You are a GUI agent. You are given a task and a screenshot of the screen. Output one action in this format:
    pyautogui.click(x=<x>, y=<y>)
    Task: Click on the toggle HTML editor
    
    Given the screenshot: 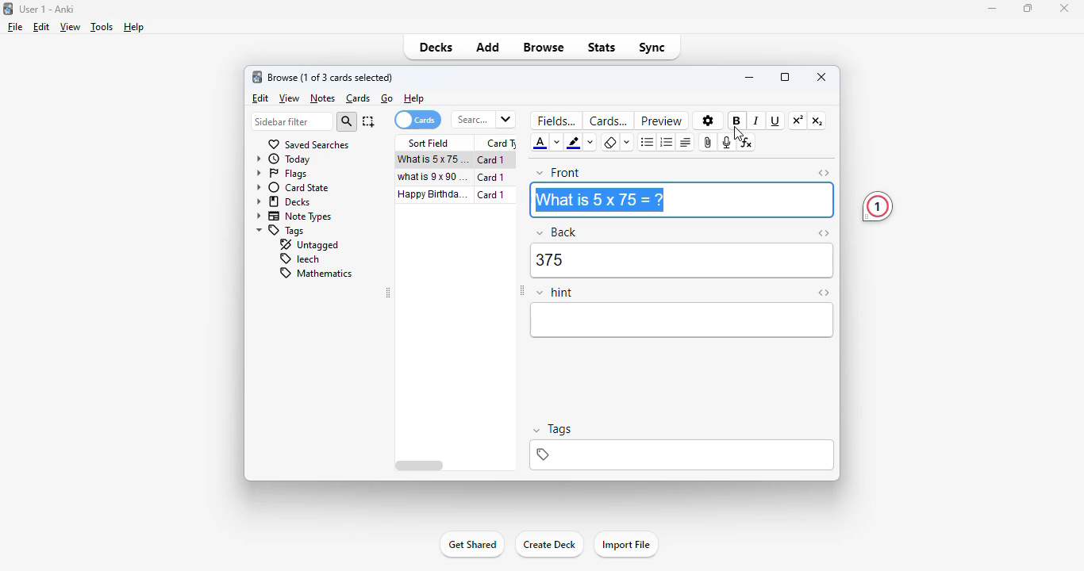 What is the action you would take?
    pyautogui.click(x=824, y=173)
    